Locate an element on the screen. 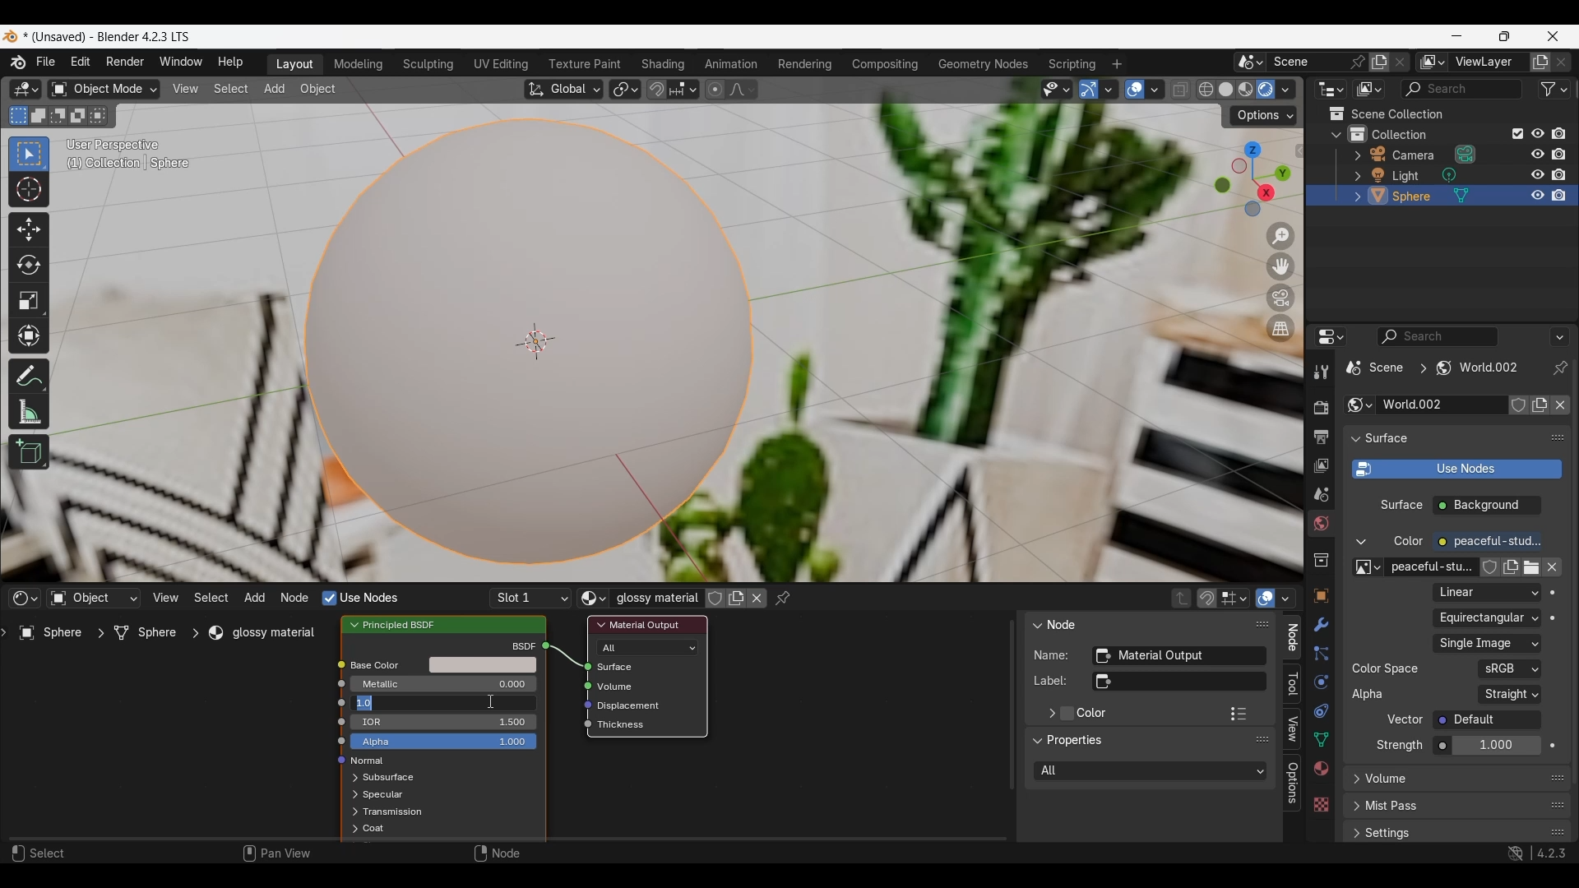  Snapping is located at coordinates (683, 89).